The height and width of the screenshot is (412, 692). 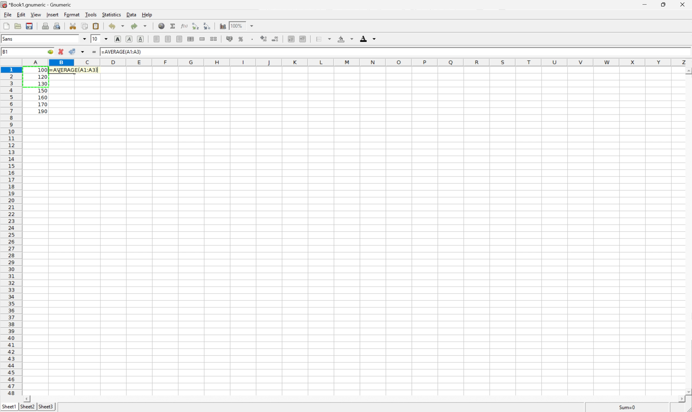 What do you see at coordinates (6, 26) in the screenshot?
I see `Create a new workbook` at bounding box center [6, 26].